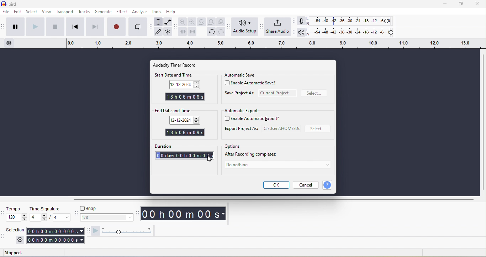  I want to click on audacity play at speed toolbar, so click(96, 231).